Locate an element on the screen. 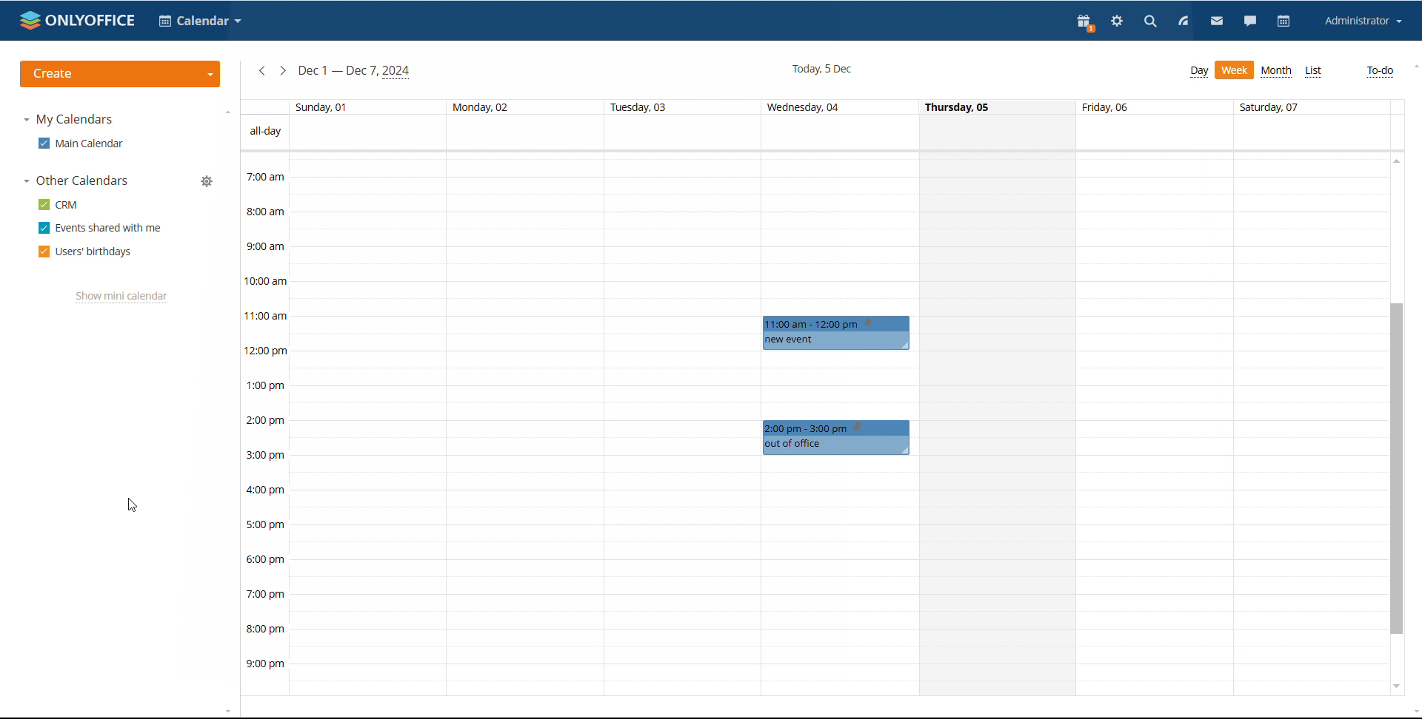 This screenshot has width=1422, height=719. month view is located at coordinates (1278, 71).